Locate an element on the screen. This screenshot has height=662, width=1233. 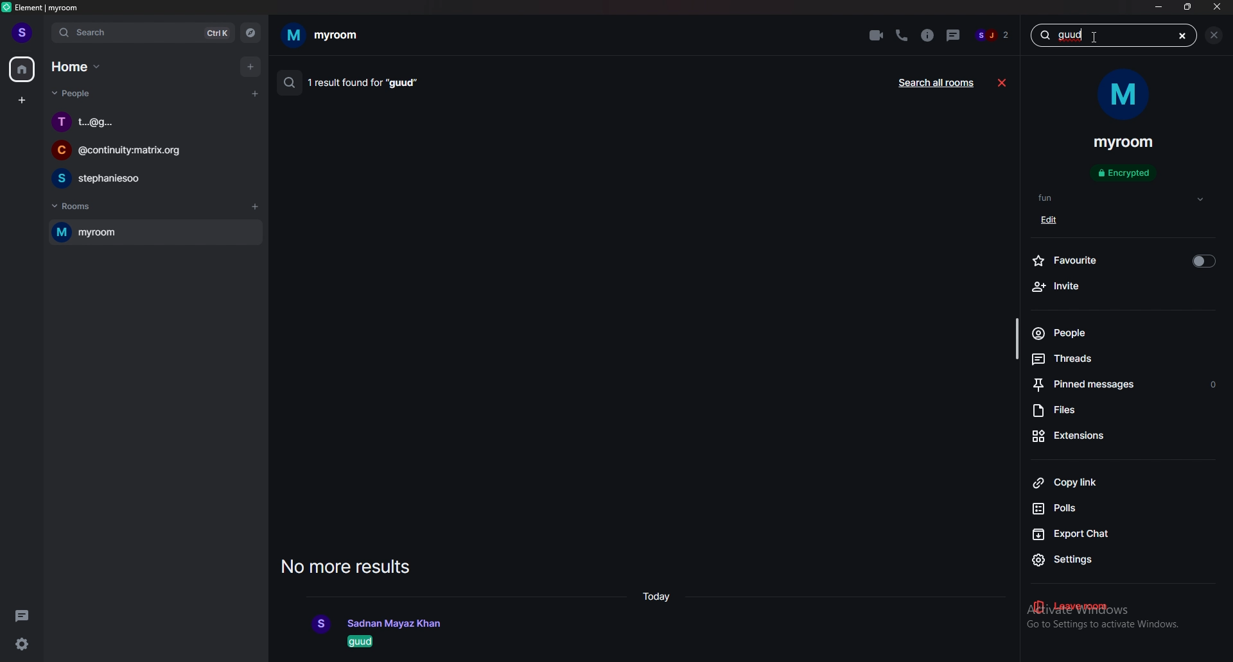
element is located at coordinates (51, 8).